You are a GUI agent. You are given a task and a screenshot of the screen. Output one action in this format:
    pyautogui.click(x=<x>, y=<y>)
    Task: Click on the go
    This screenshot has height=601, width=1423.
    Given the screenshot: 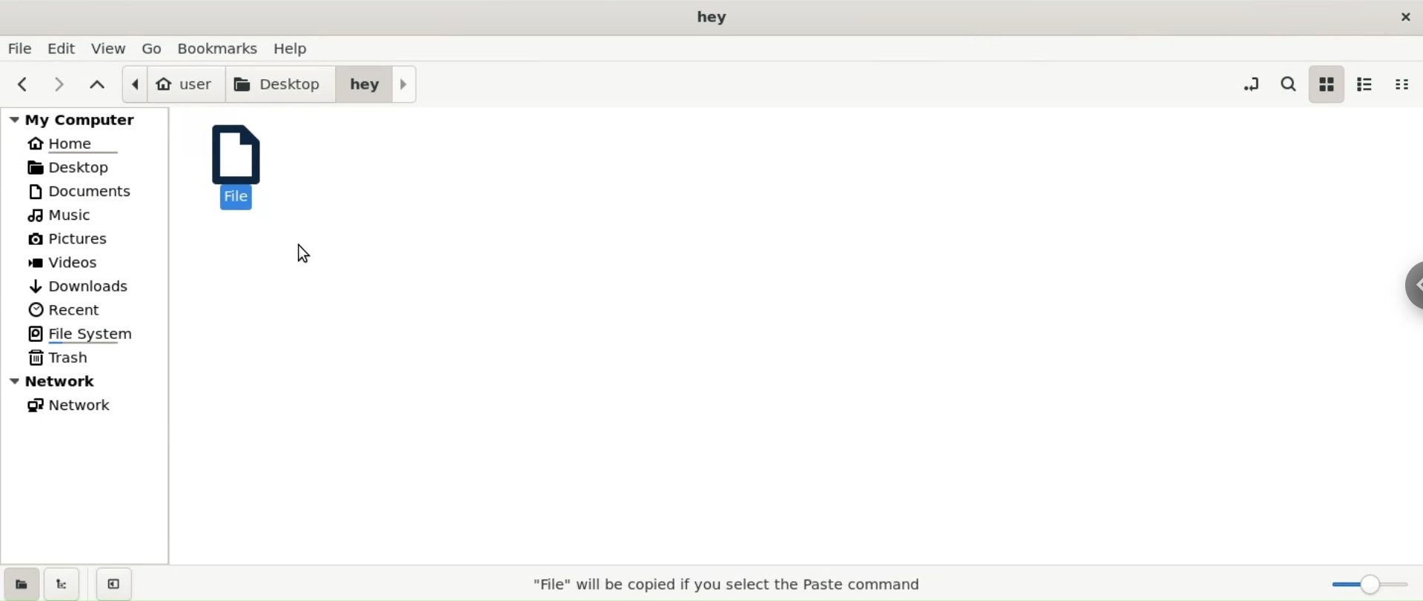 What is the action you would take?
    pyautogui.click(x=154, y=49)
    